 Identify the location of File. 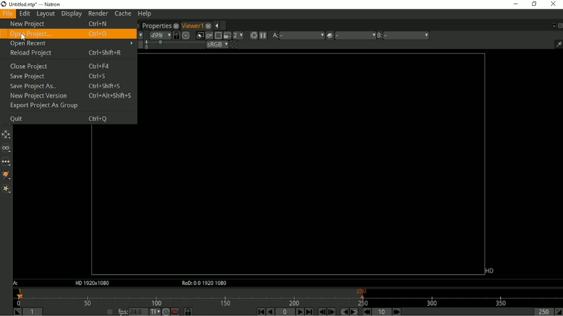
(8, 14).